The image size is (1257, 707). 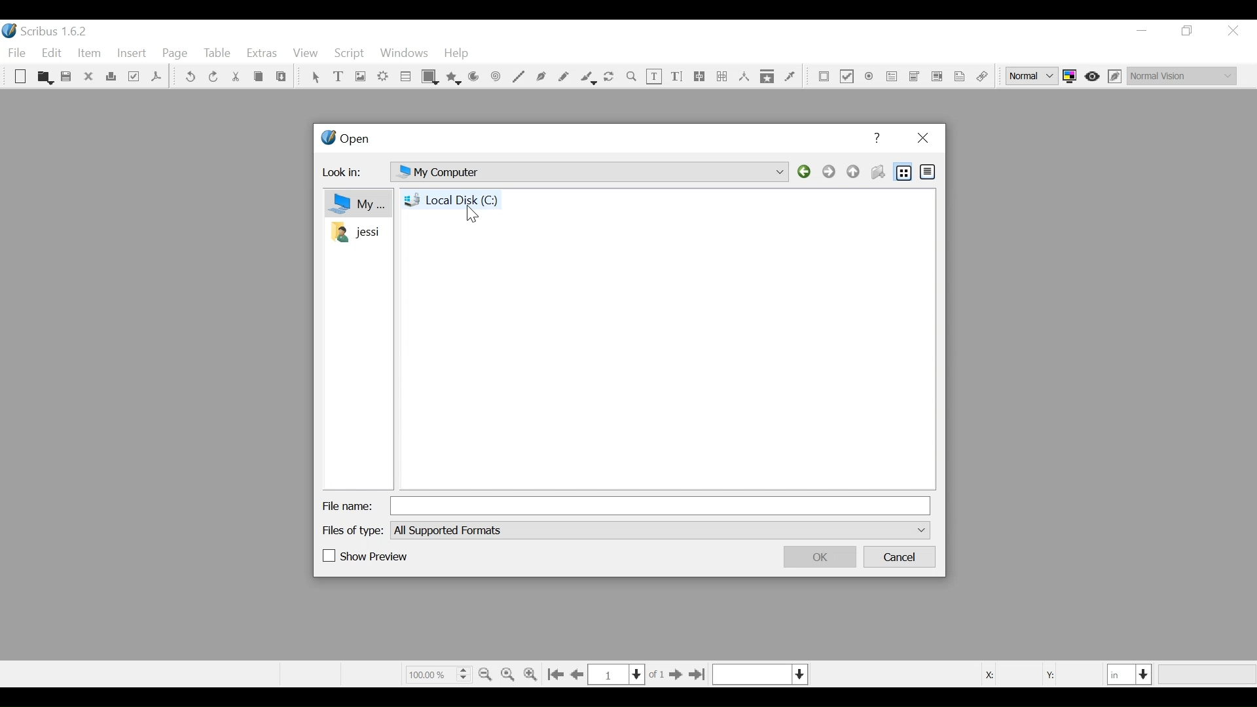 I want to click on Extras, so click(x=262, y=54).